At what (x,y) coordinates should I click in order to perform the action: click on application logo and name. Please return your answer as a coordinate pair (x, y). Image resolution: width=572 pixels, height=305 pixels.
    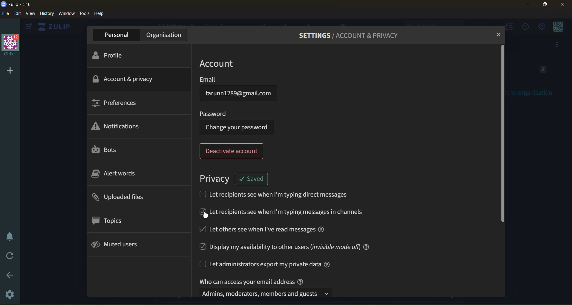
    Looking at the image, I should click on (18, 4).